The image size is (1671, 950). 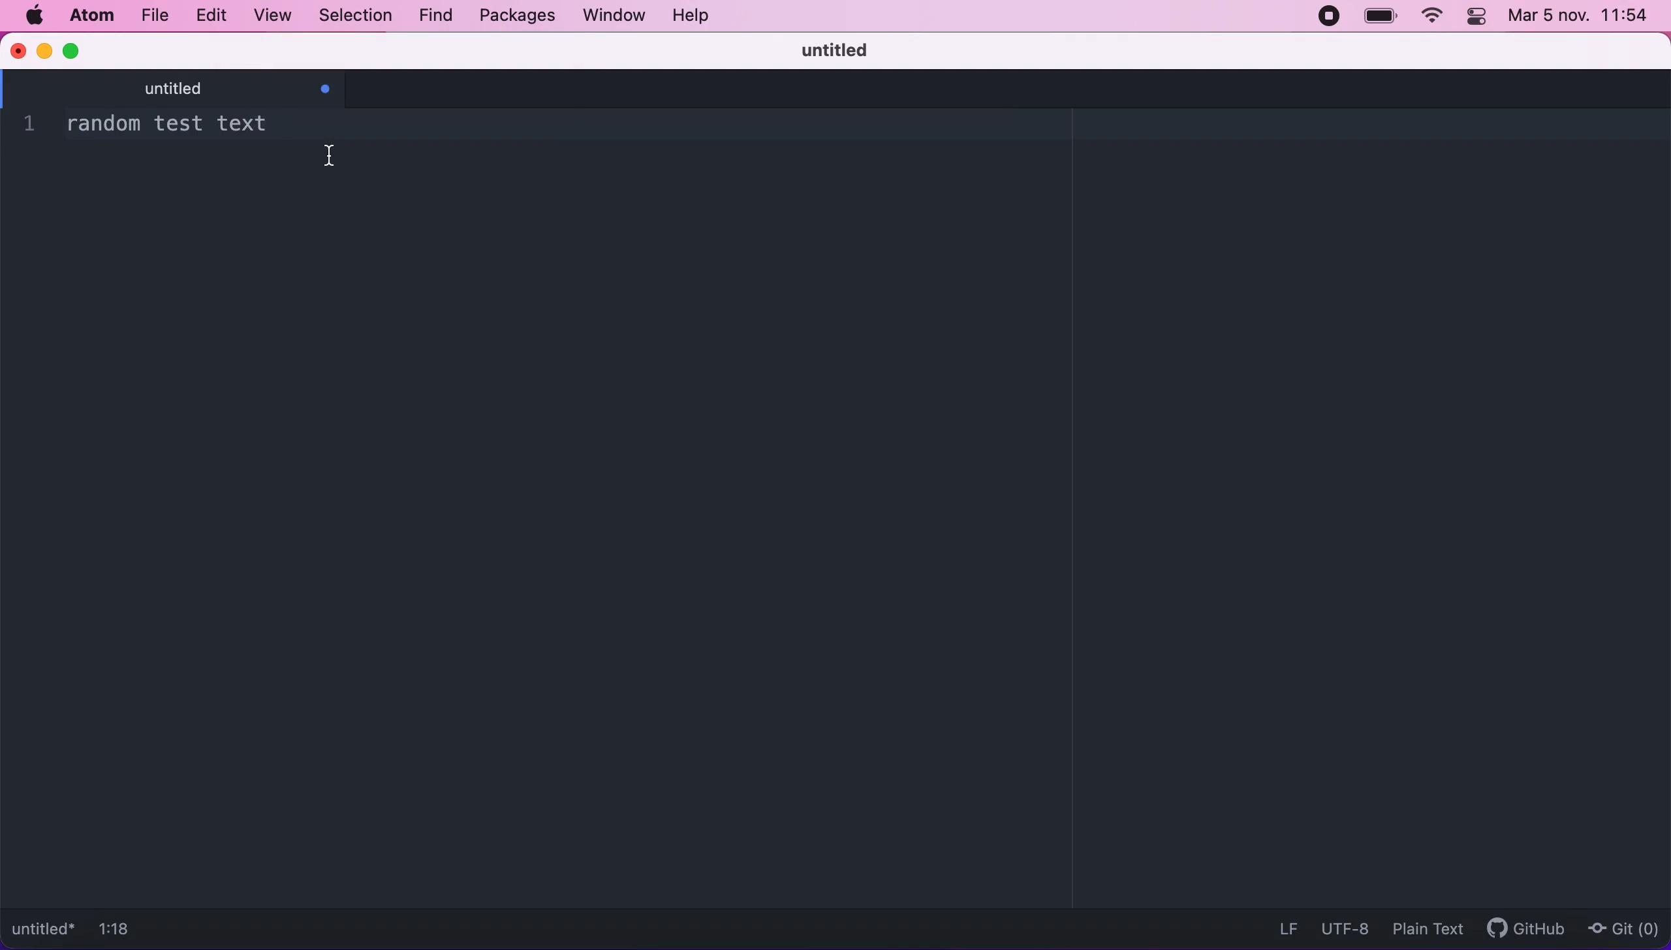 I want to click on file title, so click(x=45, y=931).